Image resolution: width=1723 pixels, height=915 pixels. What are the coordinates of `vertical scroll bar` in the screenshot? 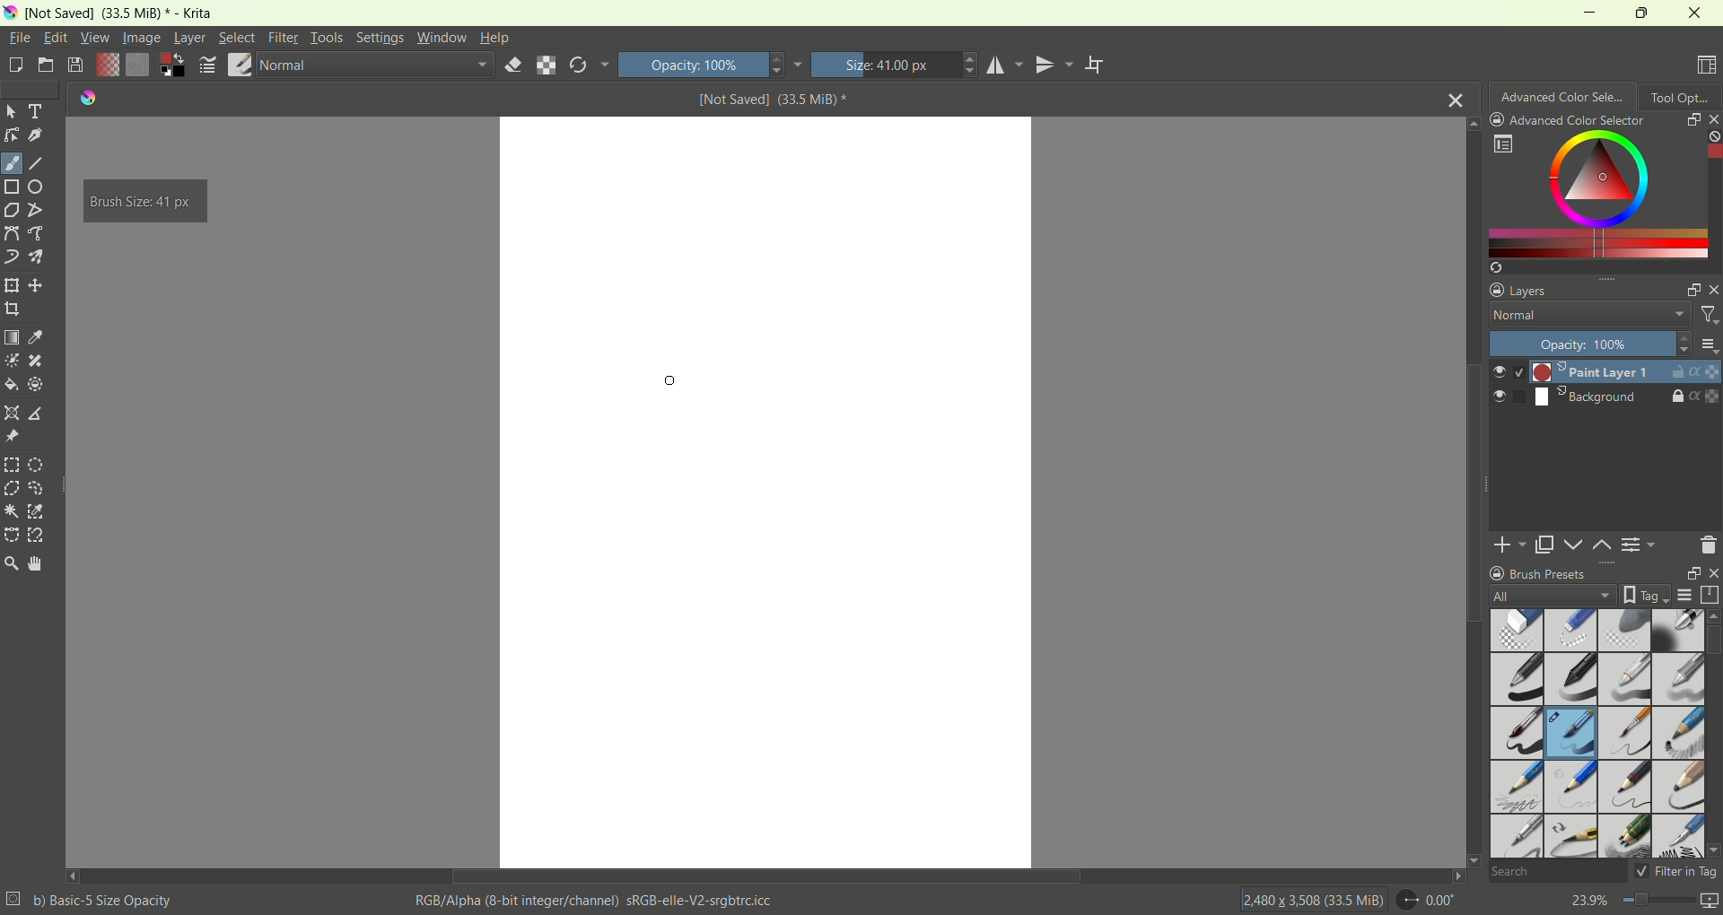 It's located at (1712, 193).